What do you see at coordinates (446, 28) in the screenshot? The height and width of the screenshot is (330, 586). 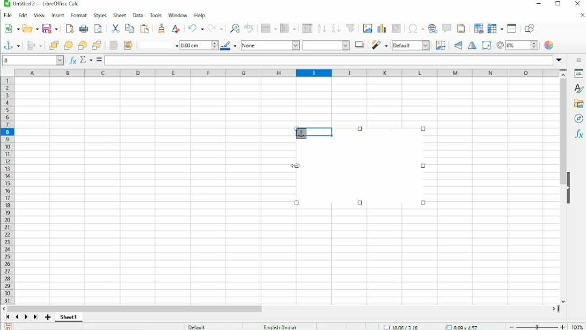 I see `Insert comment` at bounding box center [446, 28].